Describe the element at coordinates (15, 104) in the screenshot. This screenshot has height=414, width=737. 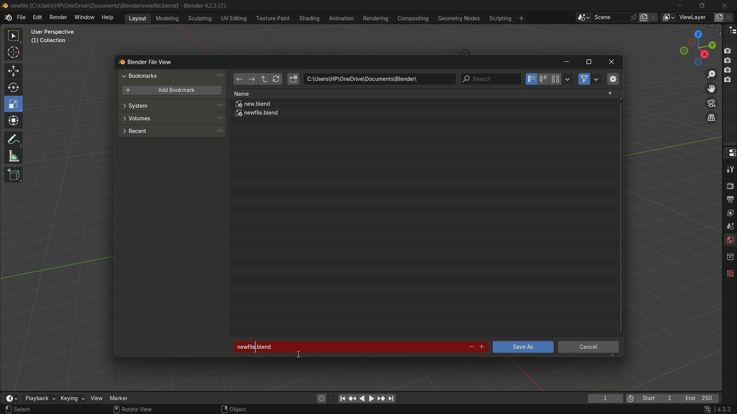
I see `scale` at that location.